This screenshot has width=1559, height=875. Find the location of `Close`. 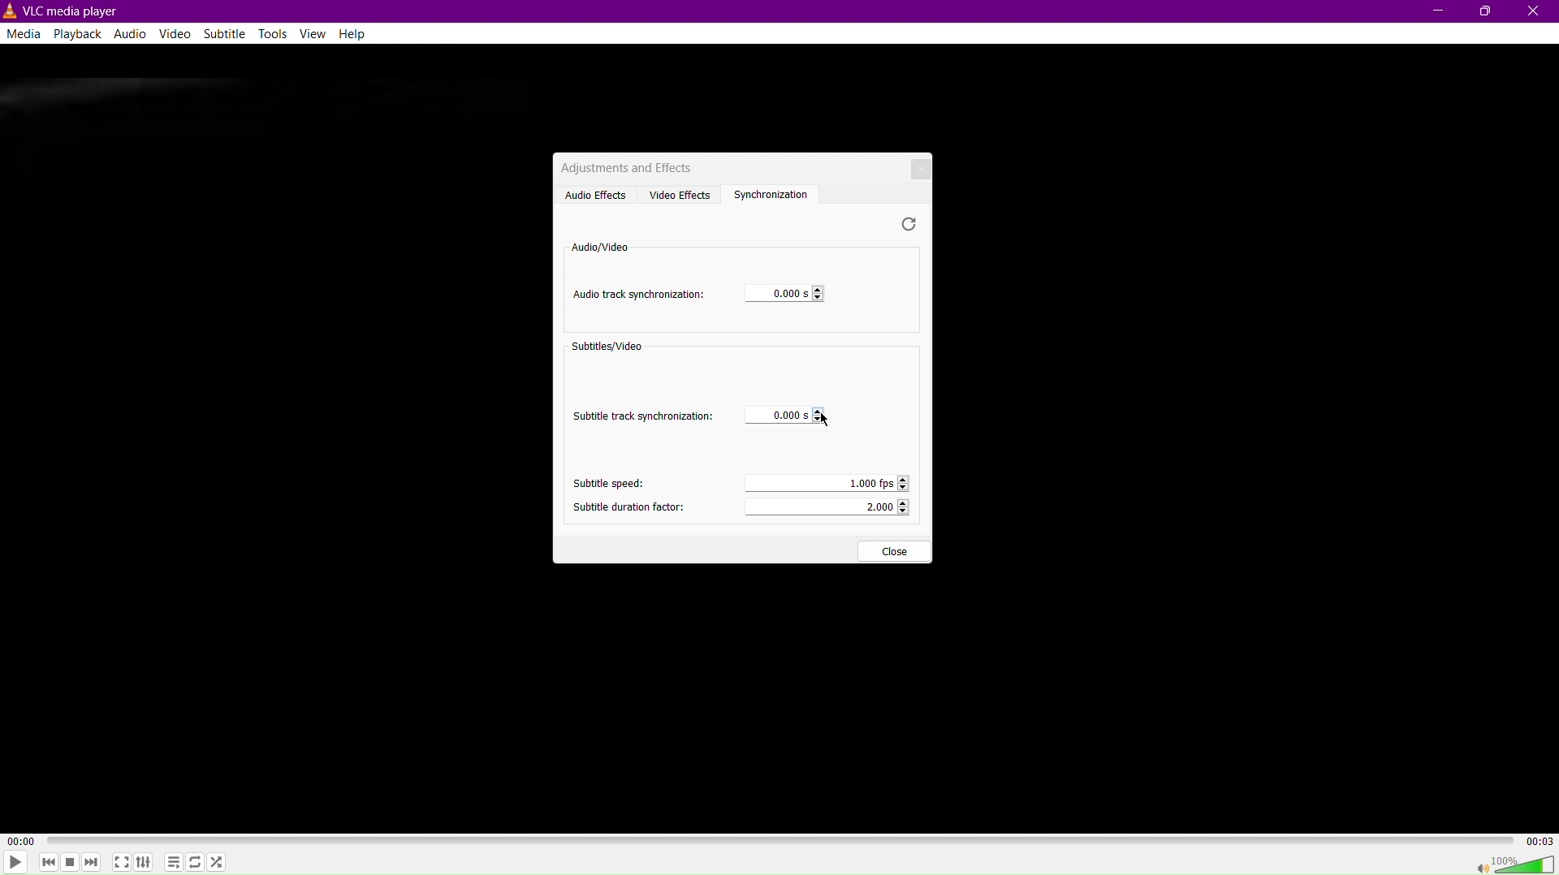

Close is located at coordinates (913, 165).